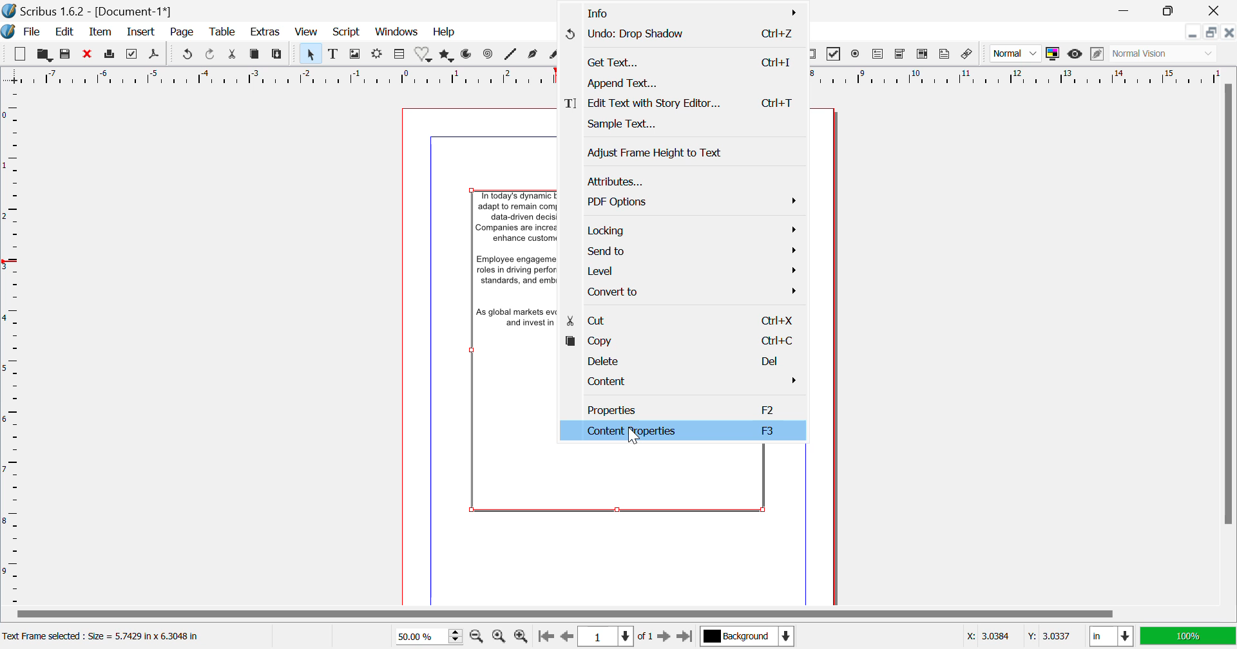  Describe the element at coordinates (522, 637) in the screenshot. I see `Zoom In` at that location.